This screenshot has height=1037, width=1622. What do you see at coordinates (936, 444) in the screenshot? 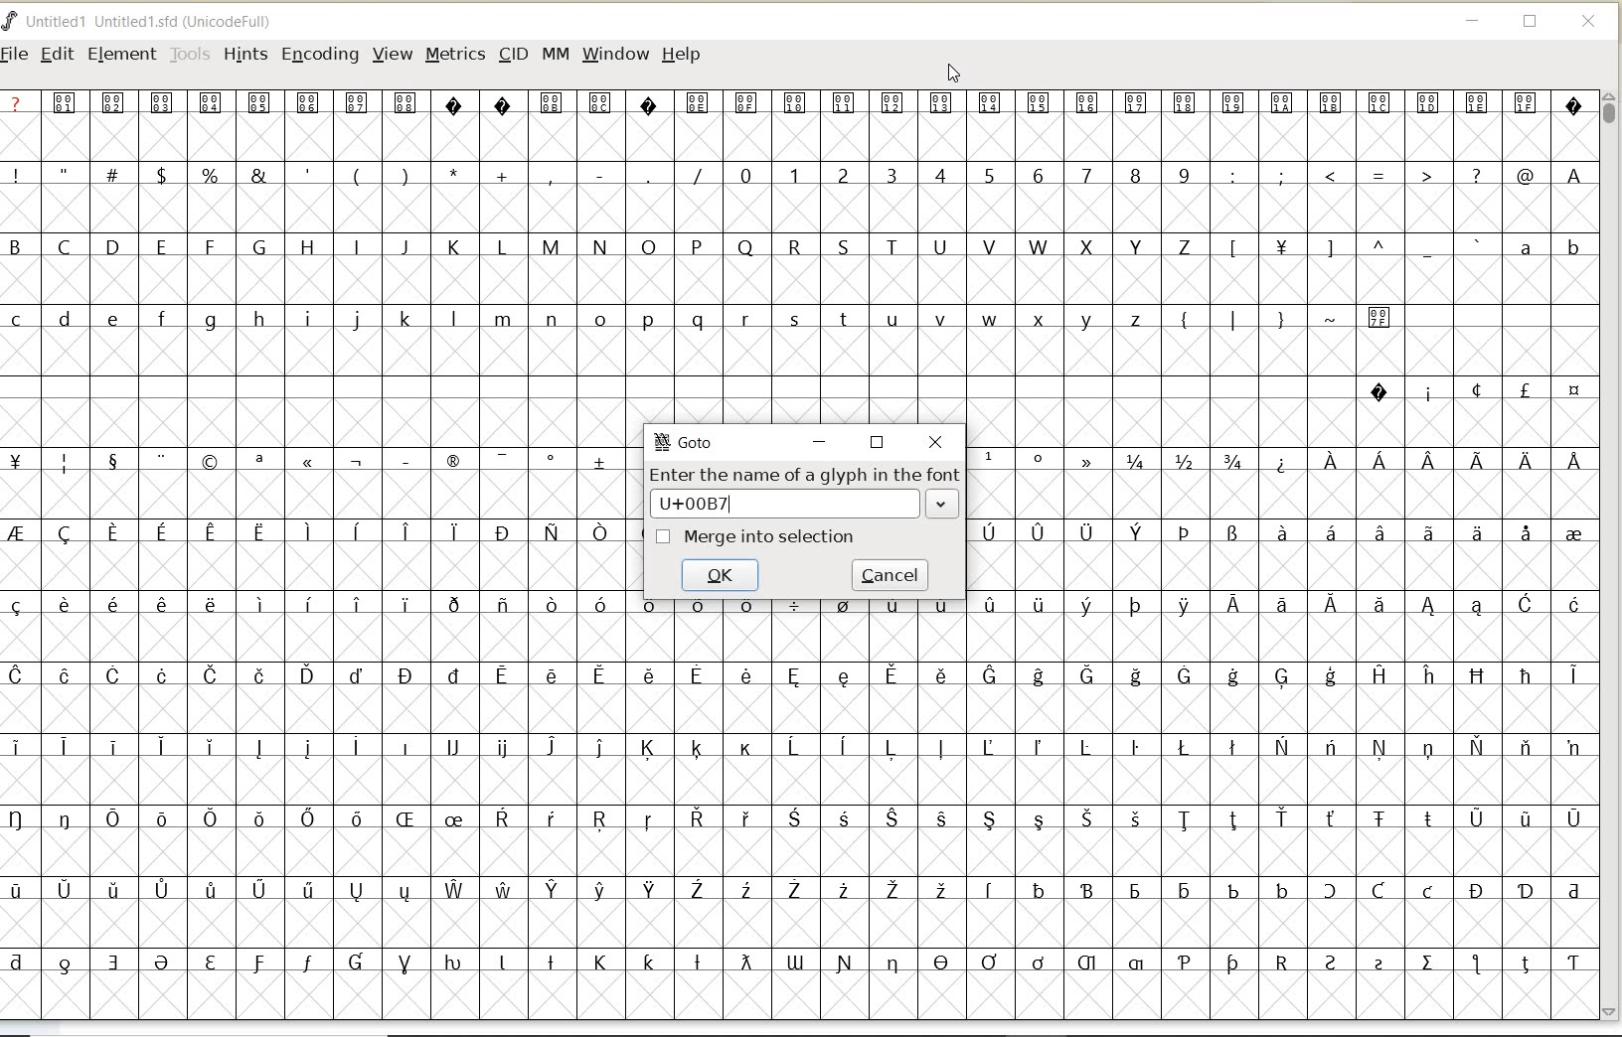
I see `close` at bounding box center [936, 444].